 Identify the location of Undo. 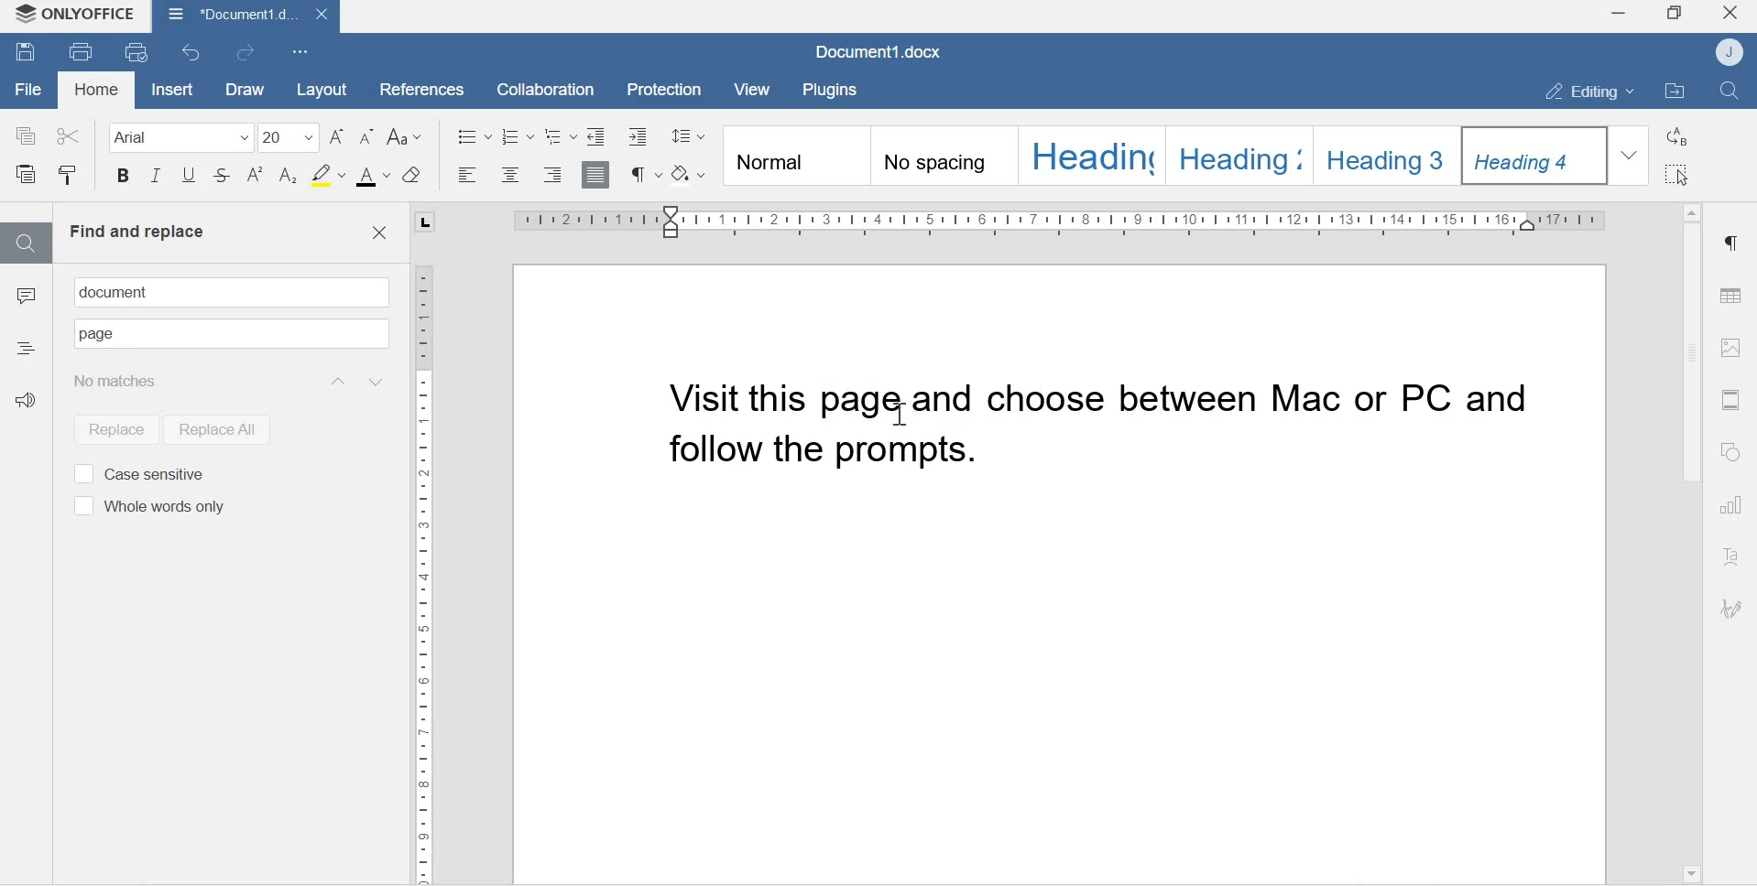
(194, 52).